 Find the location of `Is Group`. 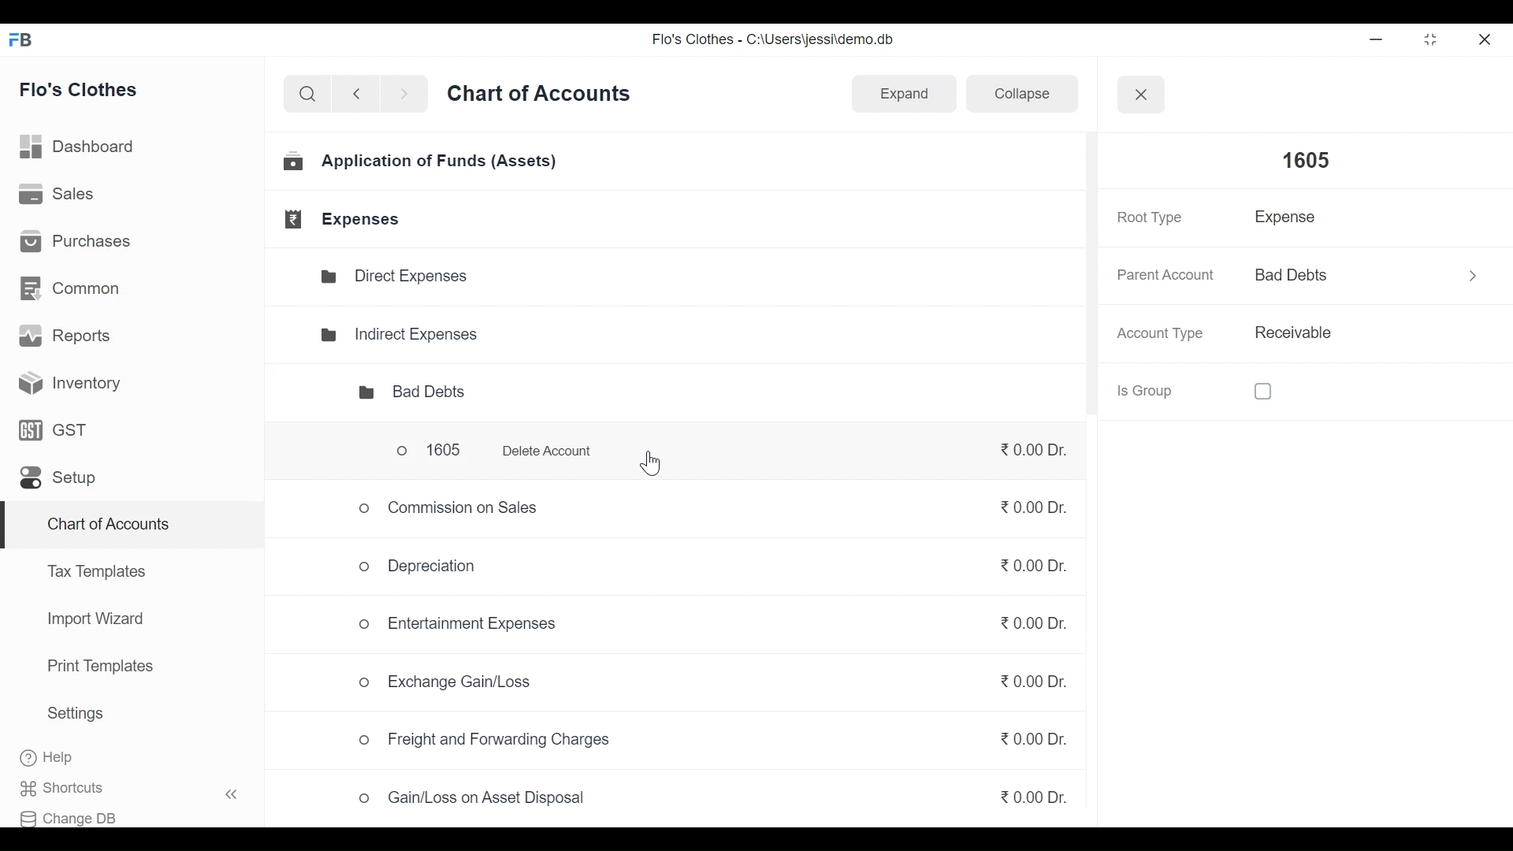

Is Group is located at coordinates (1209, 390).